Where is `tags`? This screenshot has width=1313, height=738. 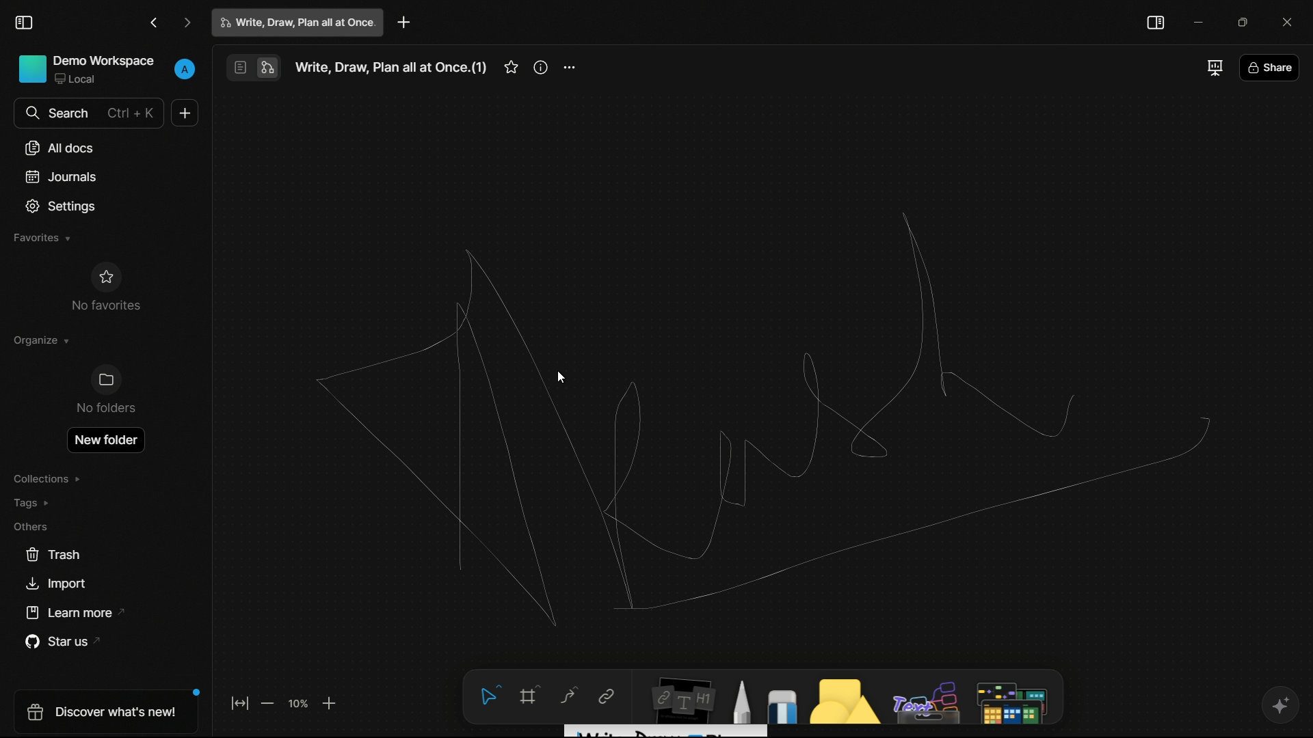 tags is located at coordinates (36, 504).